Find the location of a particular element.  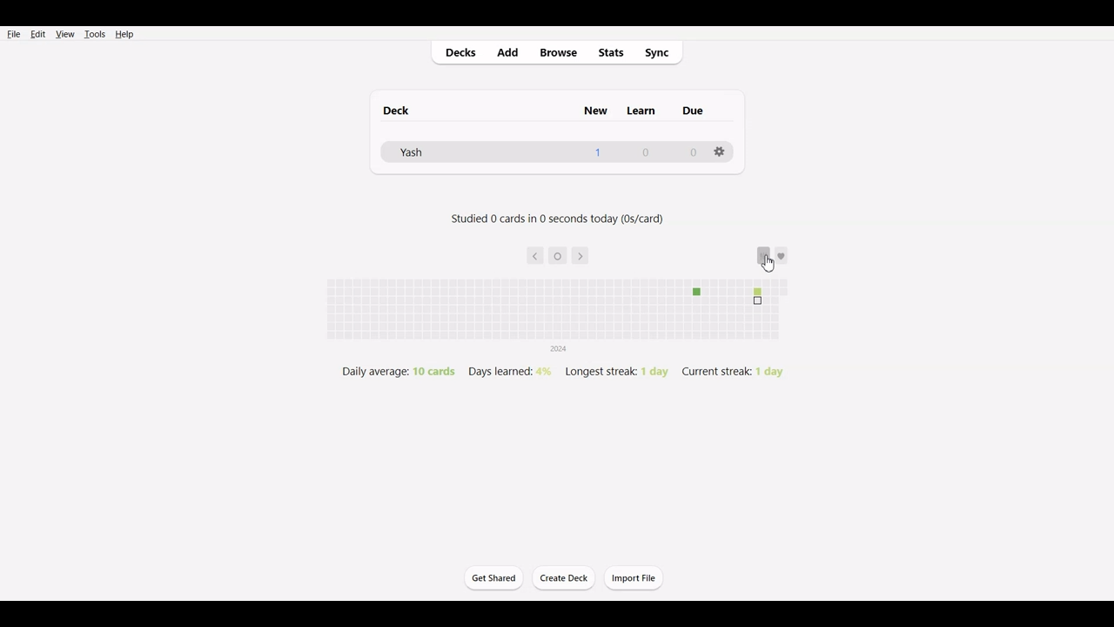

new is located at coordinates (594, 103).